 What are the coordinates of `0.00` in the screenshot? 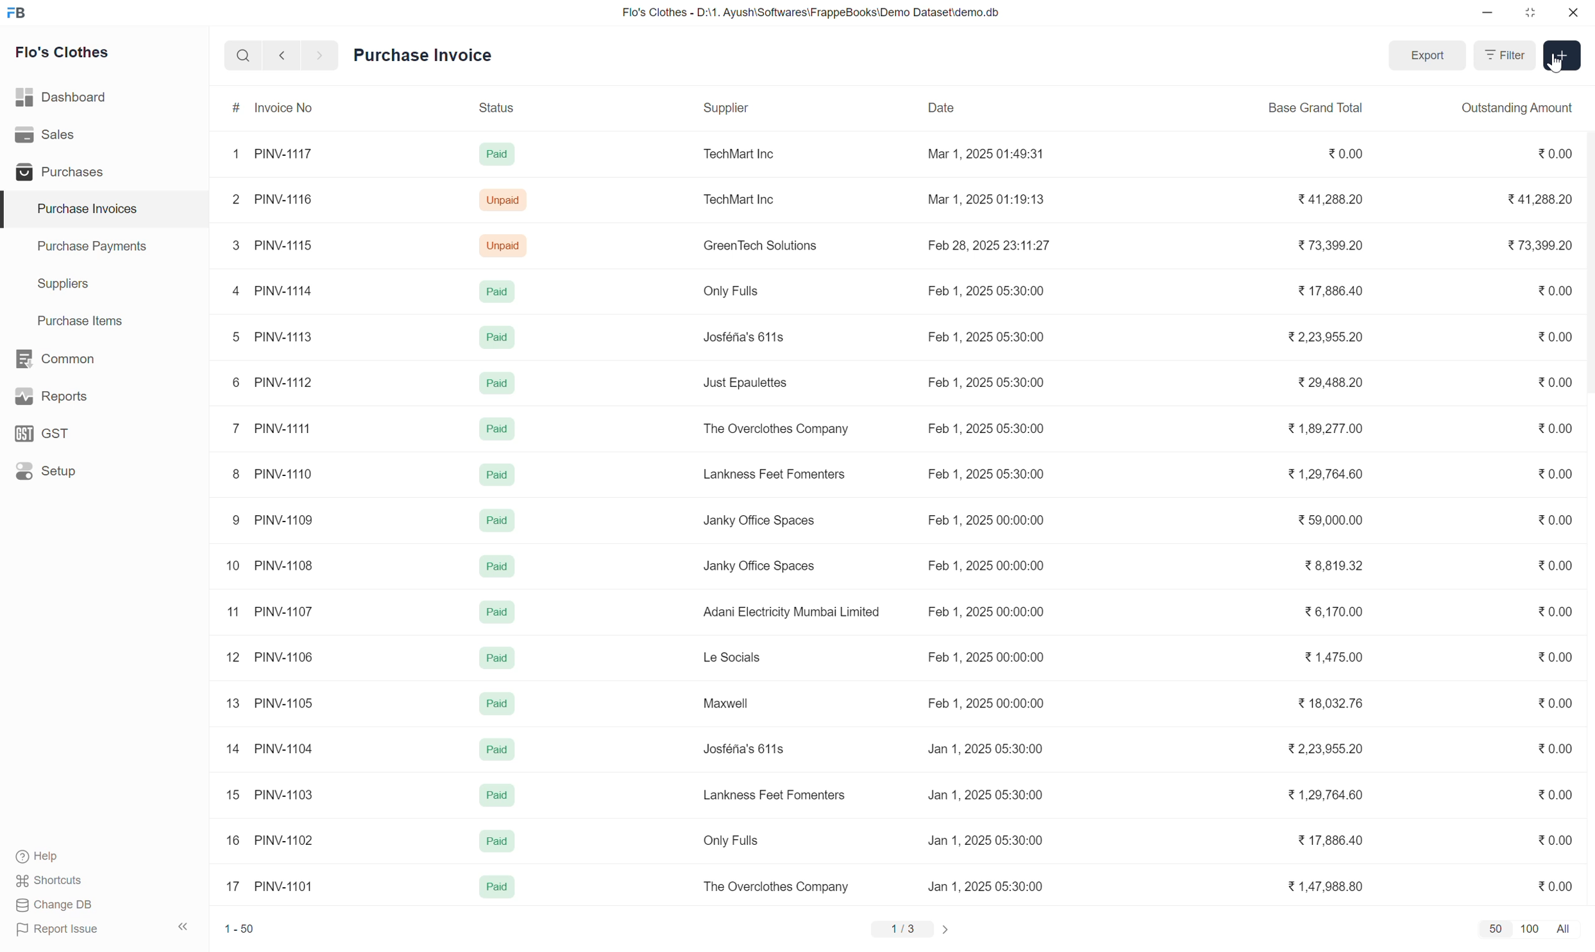 It's located at (1555, 794).